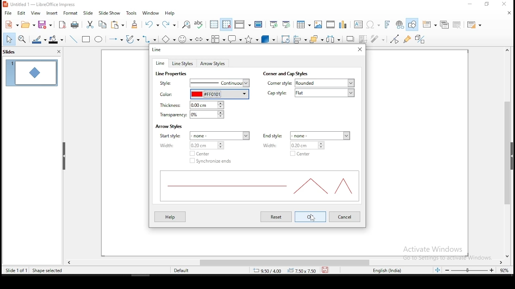  I want to click on continuous, so click(220, 83).